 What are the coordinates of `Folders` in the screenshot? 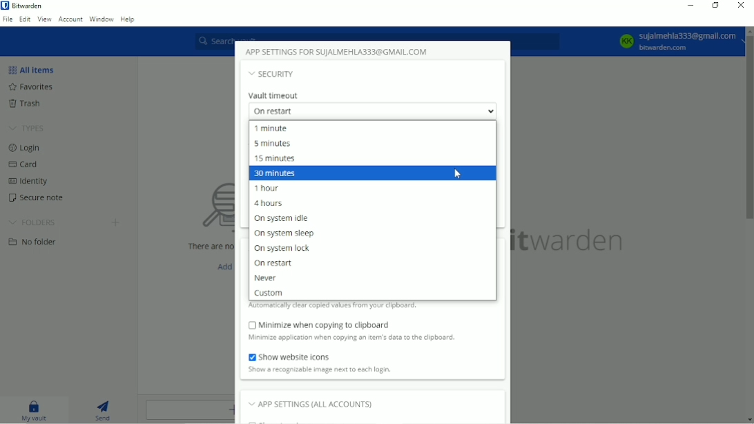 It's located at (34, 220).